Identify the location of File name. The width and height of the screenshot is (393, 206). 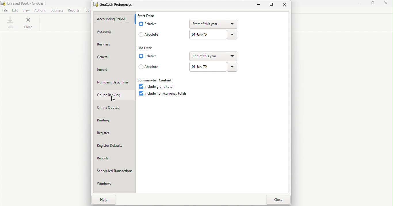
(27, 3).